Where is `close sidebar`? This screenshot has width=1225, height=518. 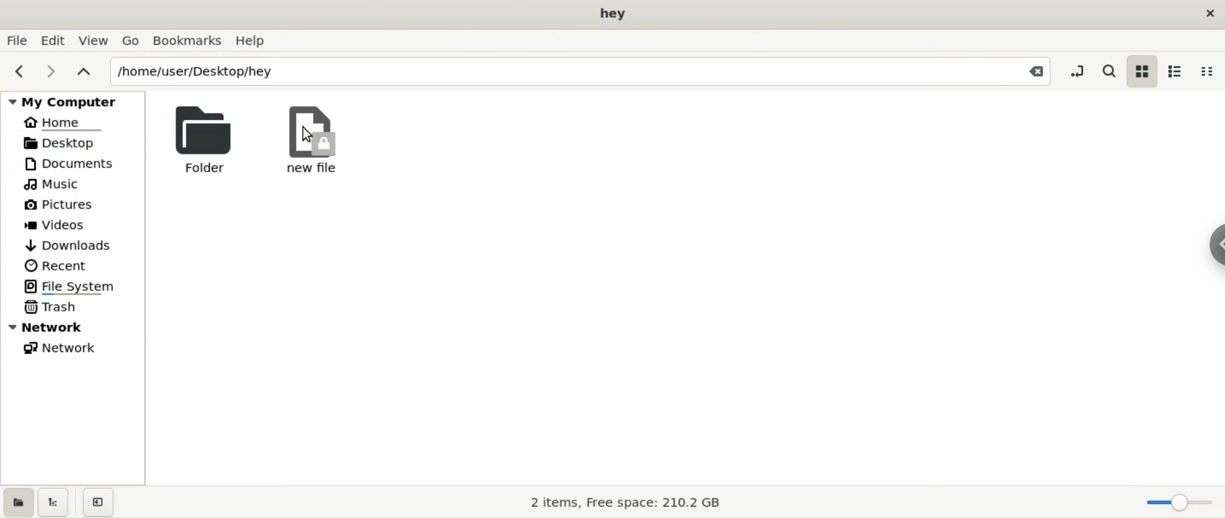
close sidebar is located at coordinates (103, 501).